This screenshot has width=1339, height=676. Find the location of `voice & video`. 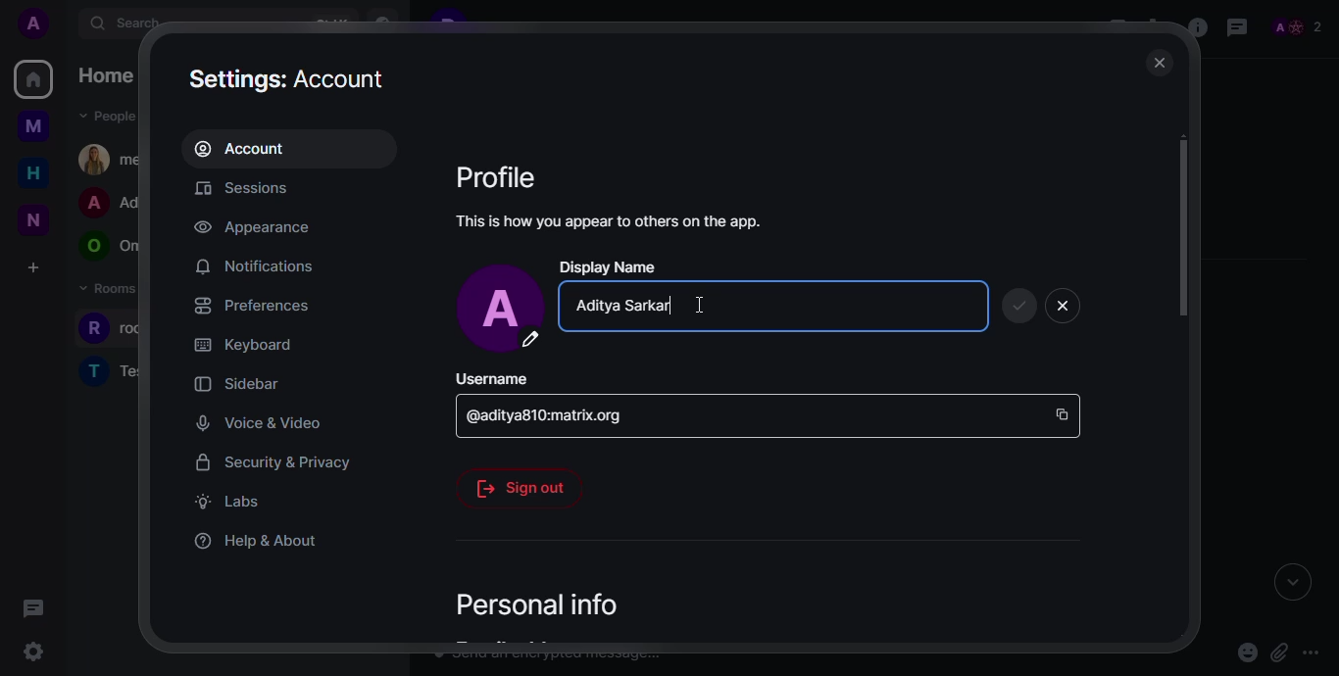

voice & video is located at coordinates (253, 422).